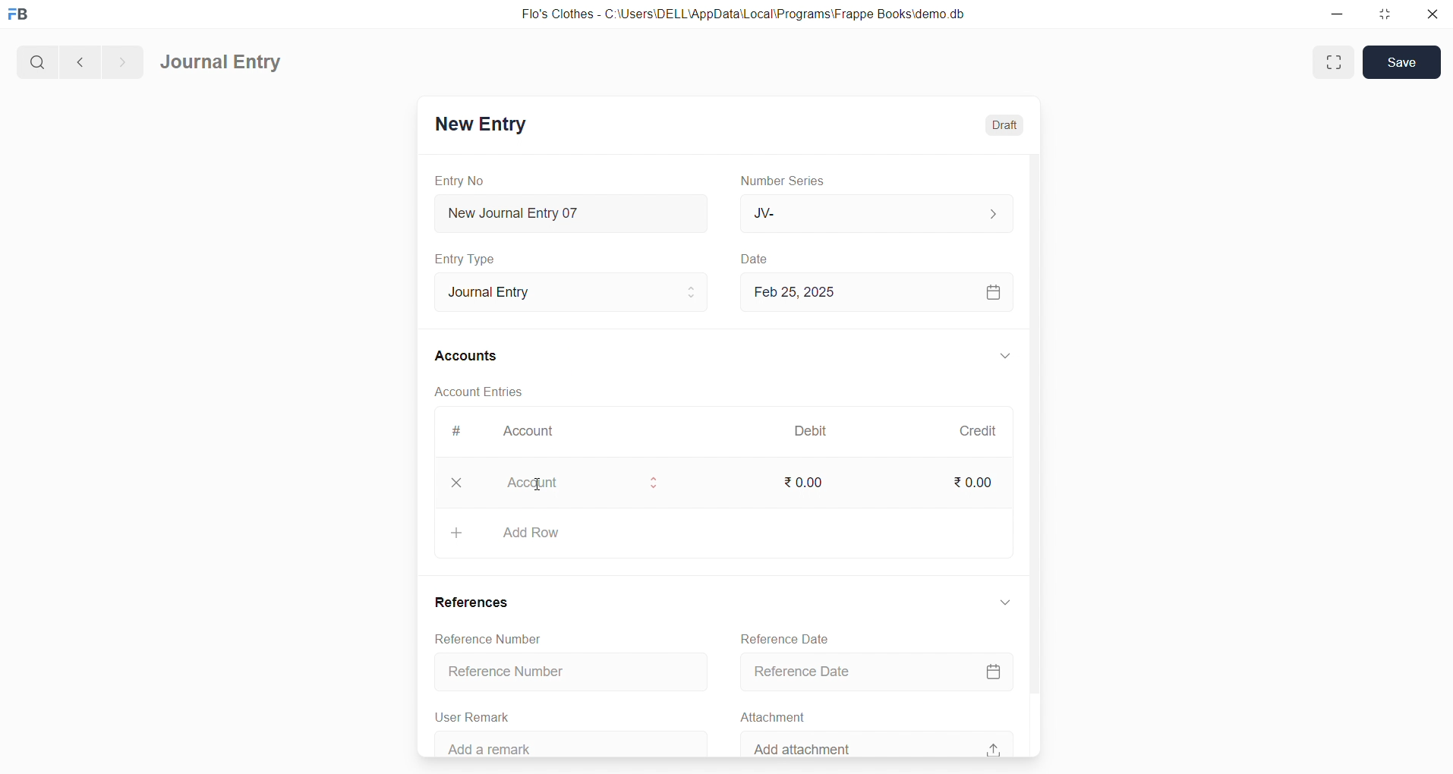 The image size is (1453, 774). What do you see at coordinates (36, 60) in the screenshot?
I see `search` at bounding box center [36, 60].